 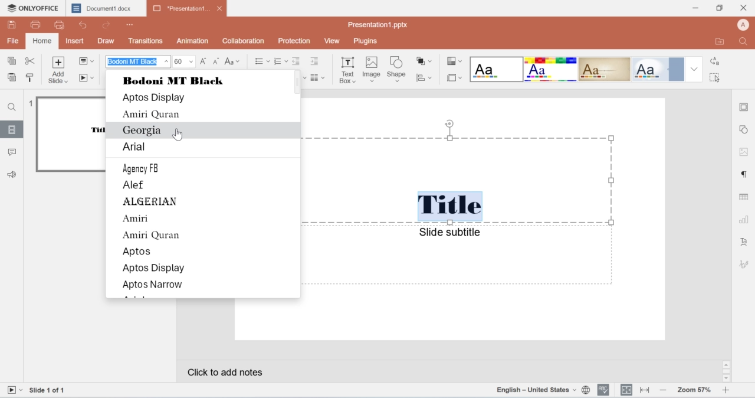 What do you see at coordinates (426, 79) in the screenshot?
I see `graphs` at bounding box center [426, 79].